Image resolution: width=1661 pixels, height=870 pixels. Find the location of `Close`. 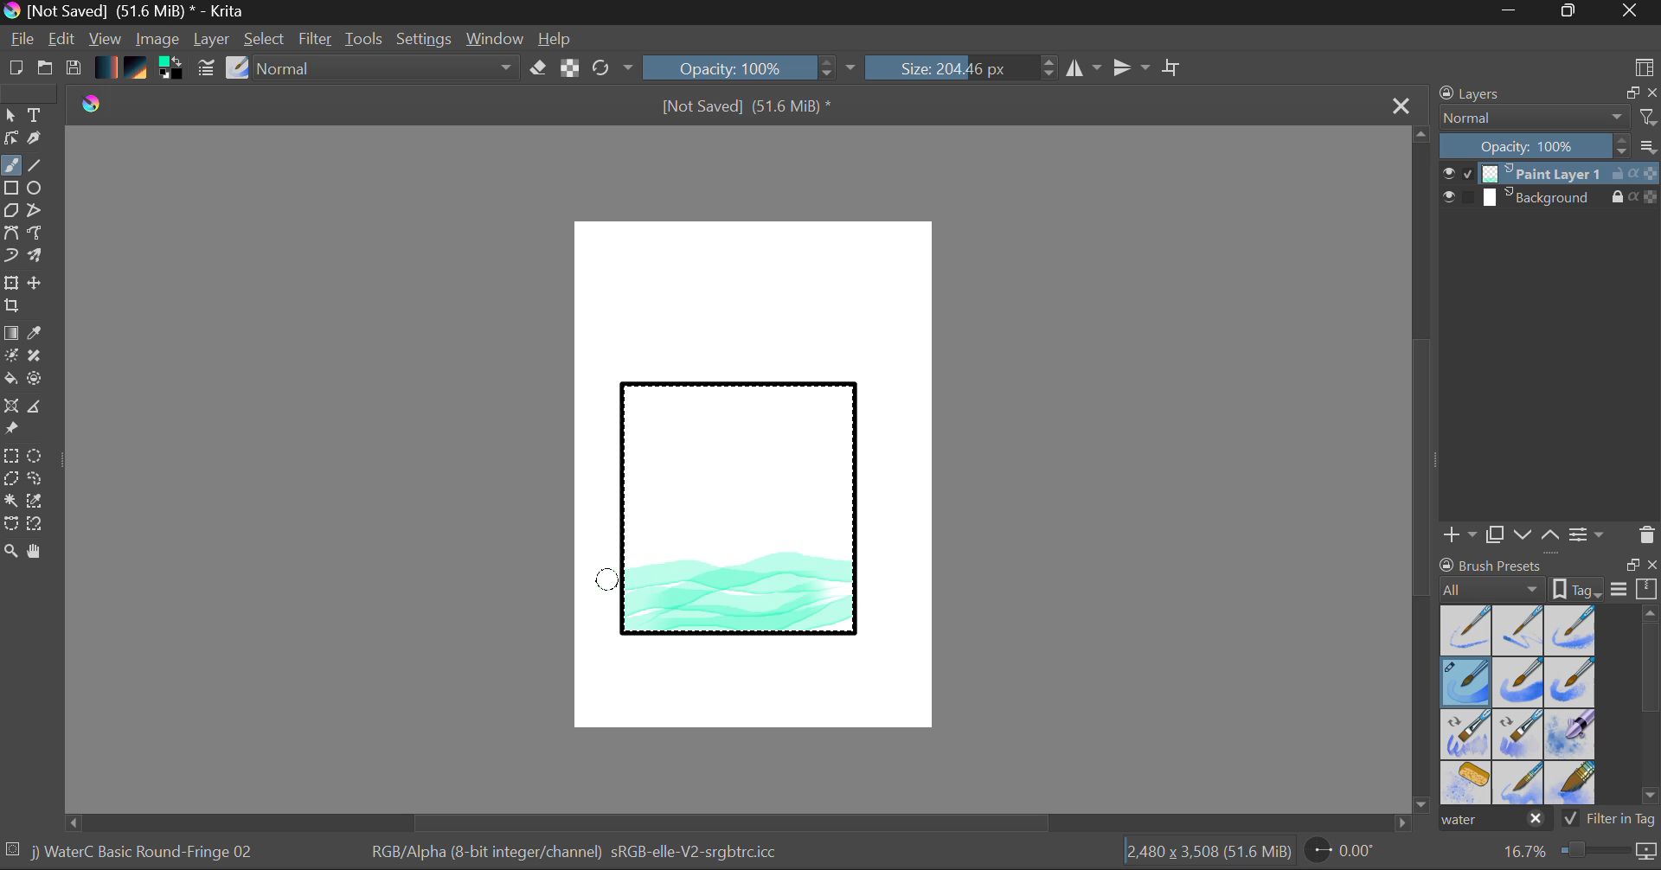

Close is located at coordinates (1632, 12).